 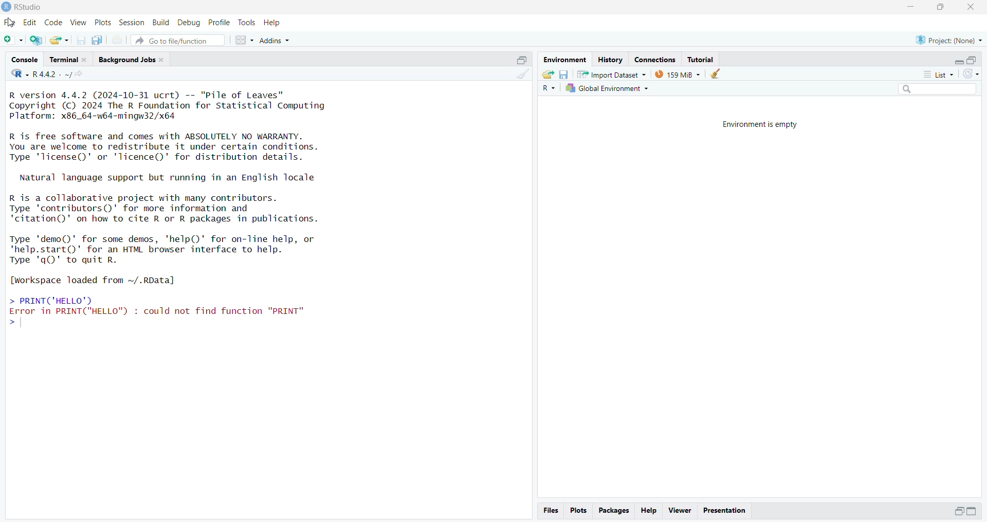 I want to click on R.4.4.2, so click(x=41, y=74).